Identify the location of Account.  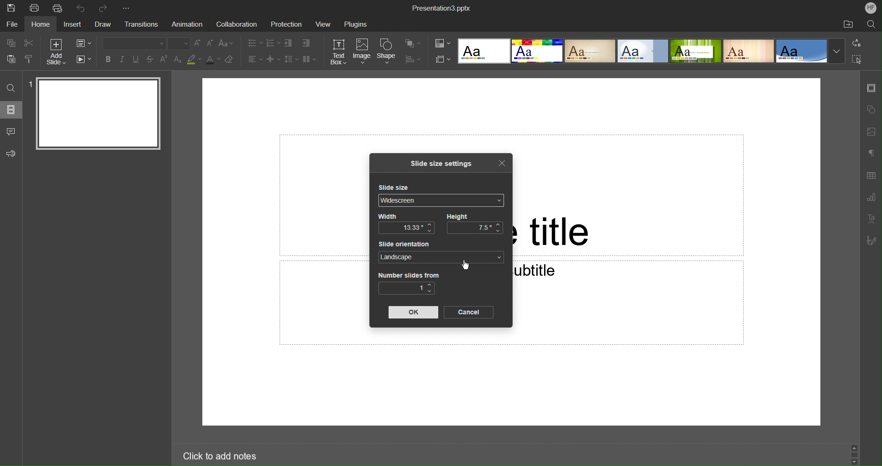
(871, 8).